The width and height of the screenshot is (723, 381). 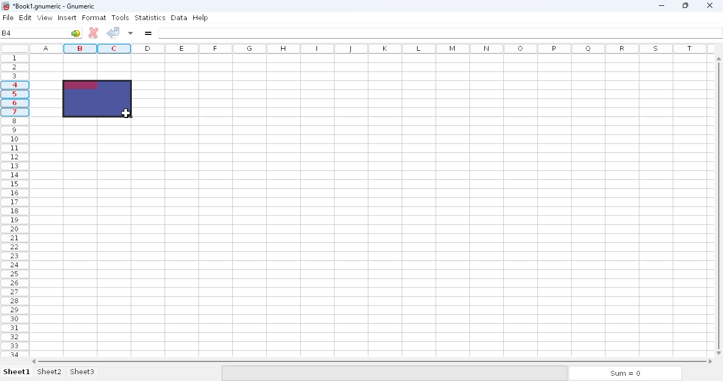 I want to click on insert, so click(x=67, y=17).